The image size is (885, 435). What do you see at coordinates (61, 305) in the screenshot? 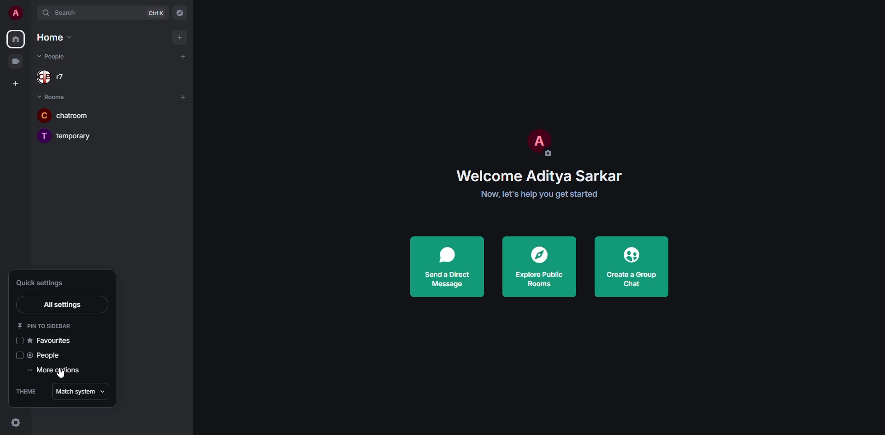
I see `all settings` at bounding box center [61, 305].